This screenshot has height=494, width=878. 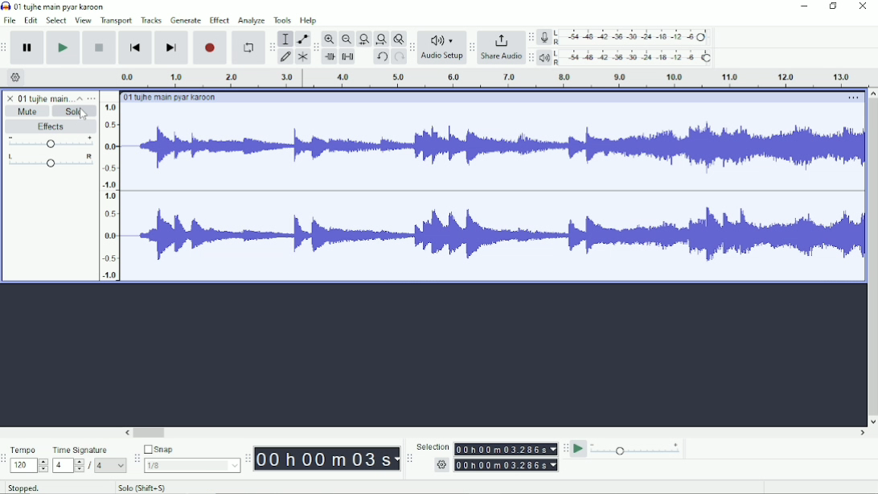 What do you see at coordinates (174, 96) in the screenshot?
I see `Audio title` at bounding box center [174, 96].